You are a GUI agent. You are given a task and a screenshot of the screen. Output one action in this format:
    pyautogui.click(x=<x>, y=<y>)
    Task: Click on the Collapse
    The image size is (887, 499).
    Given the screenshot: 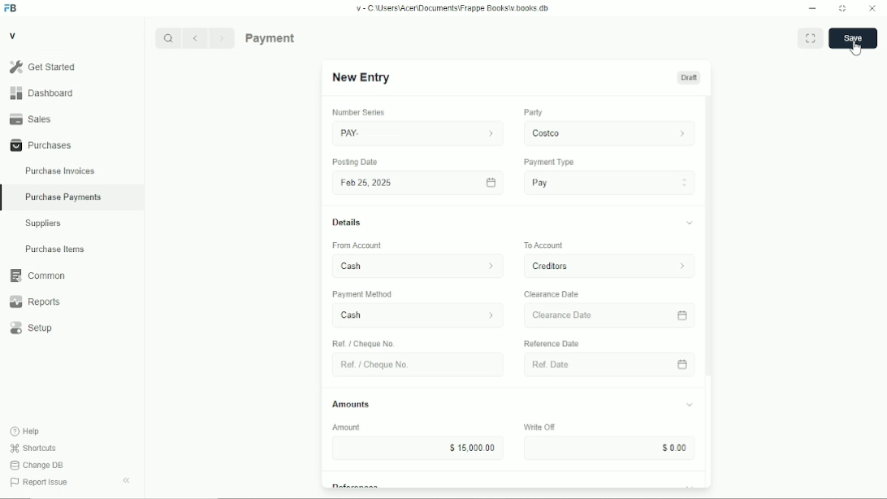 What is the action you would take?
    pyautogui.click(x=126, y=480)
    